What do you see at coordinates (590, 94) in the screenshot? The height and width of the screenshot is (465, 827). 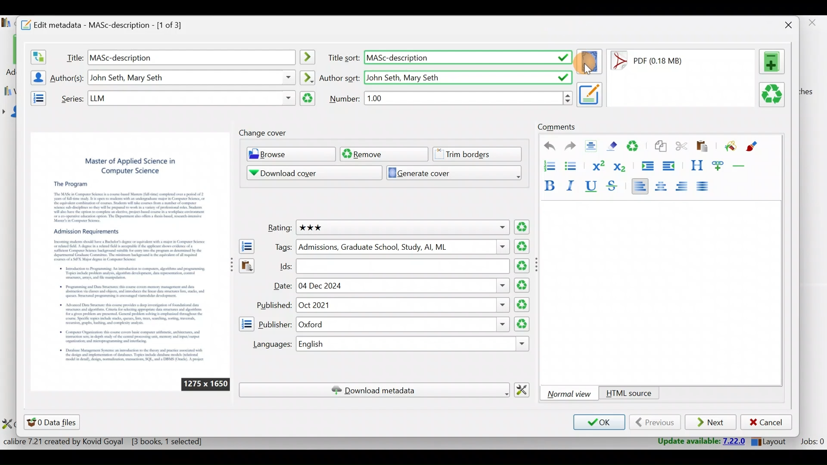 I see `` at bounding box center [590, 94].